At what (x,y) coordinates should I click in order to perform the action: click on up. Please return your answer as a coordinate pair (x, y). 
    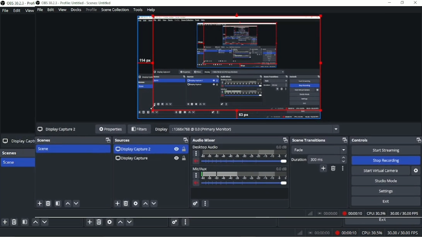
    Looking at the image, I should click on (68, 204).